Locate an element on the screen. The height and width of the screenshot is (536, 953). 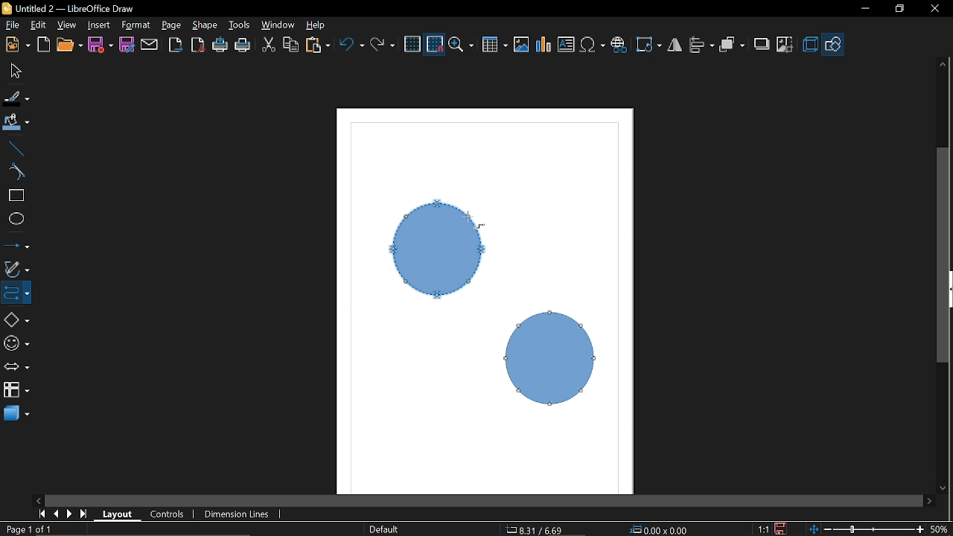
rectangle is located at coordinates (14, 195).